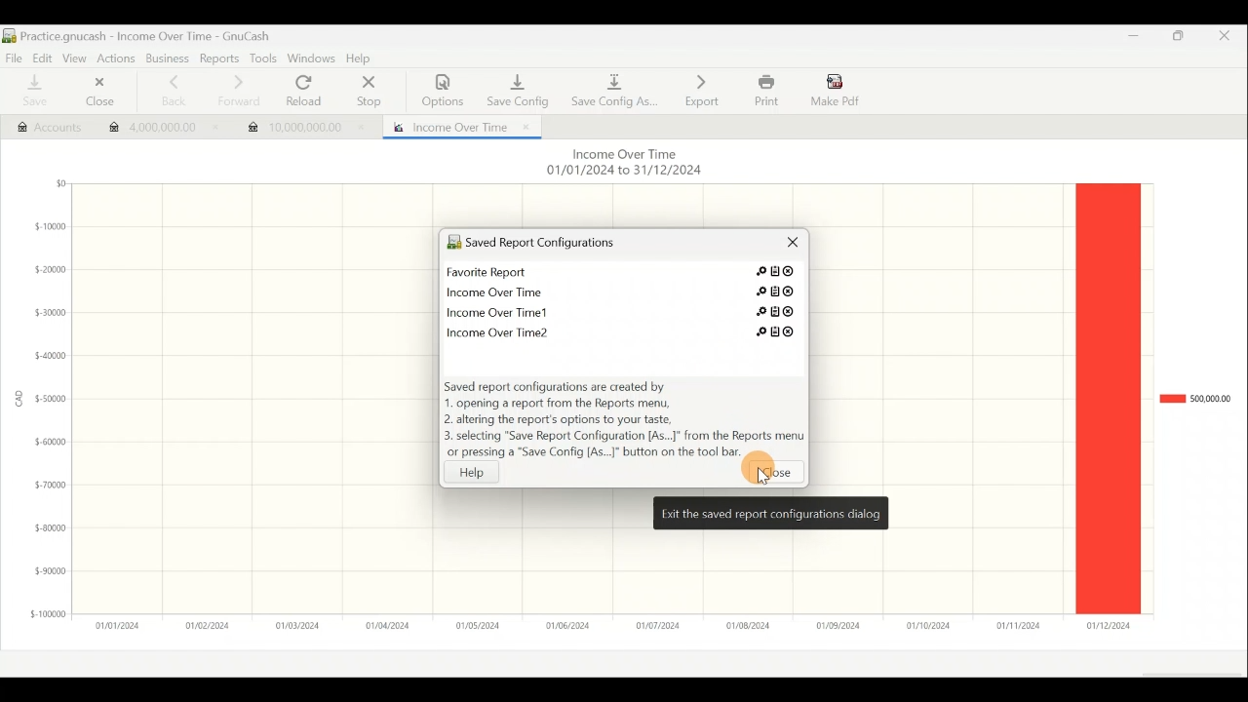 This screenshot has height=702, width=1248. Describe the element at coordinates (168, 59) in the screenshot. I see `Business` at that location.